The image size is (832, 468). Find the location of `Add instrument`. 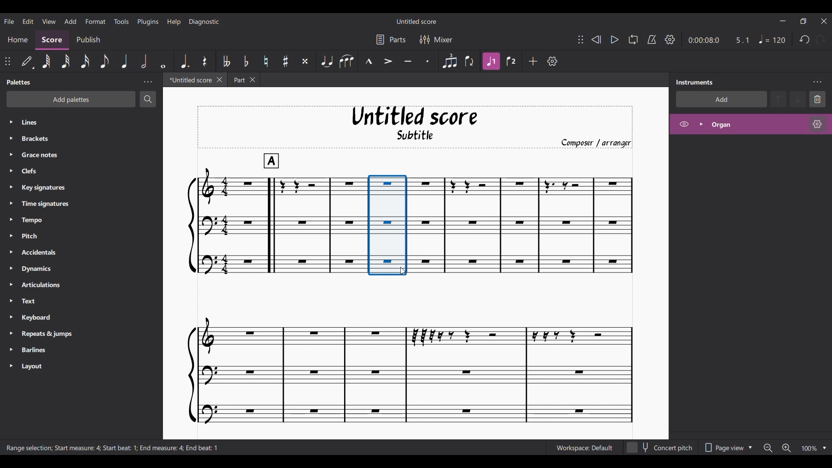

Add instrument is located at coordinates (721, 100).